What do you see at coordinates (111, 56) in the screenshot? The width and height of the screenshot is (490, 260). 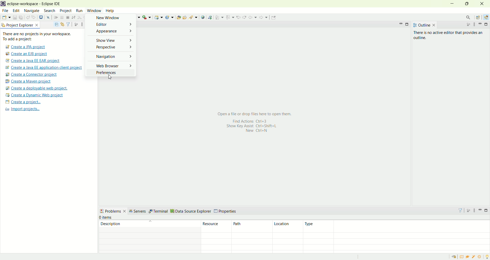 I see `navigation` at bounding box center [111, 56].